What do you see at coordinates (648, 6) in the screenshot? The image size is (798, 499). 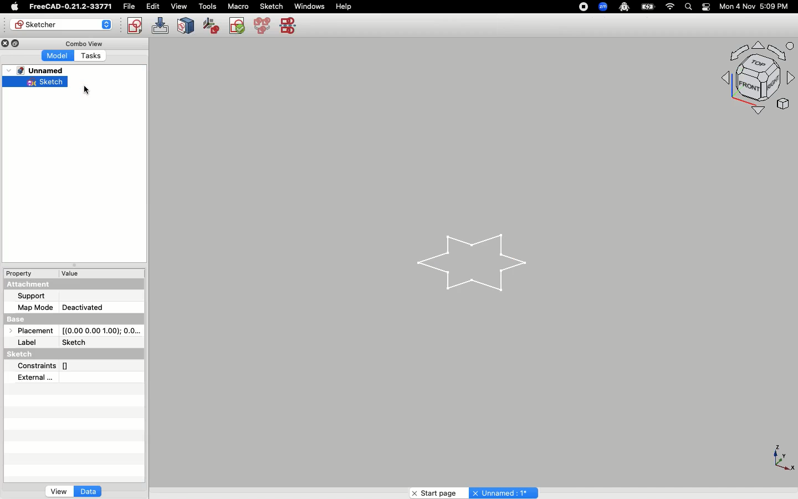 I see `Battery` at bounding box center [648, 6].